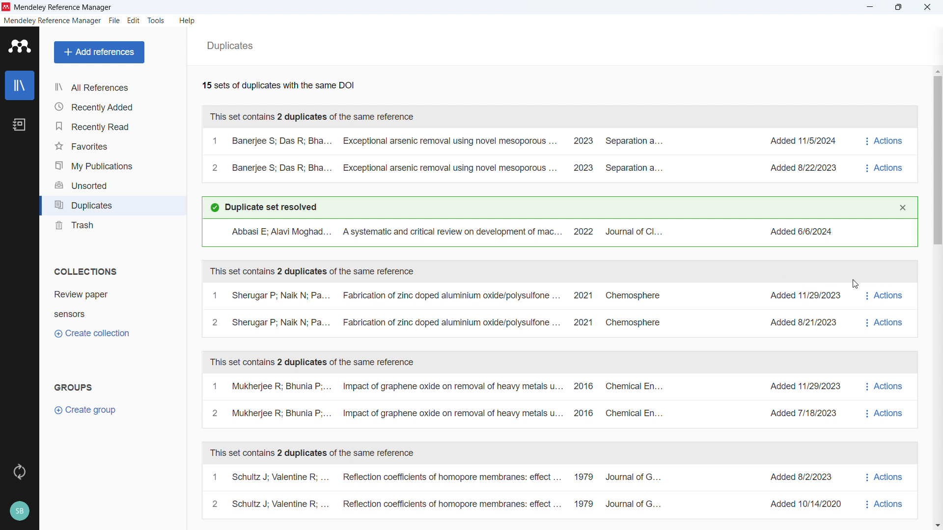 Image resolution: width=943 pixels, height=530 pixels. Describe the element at coordinates (315, 454) in the screenshot. I see `This set contains 2 duplicates of the same reference` at that location.